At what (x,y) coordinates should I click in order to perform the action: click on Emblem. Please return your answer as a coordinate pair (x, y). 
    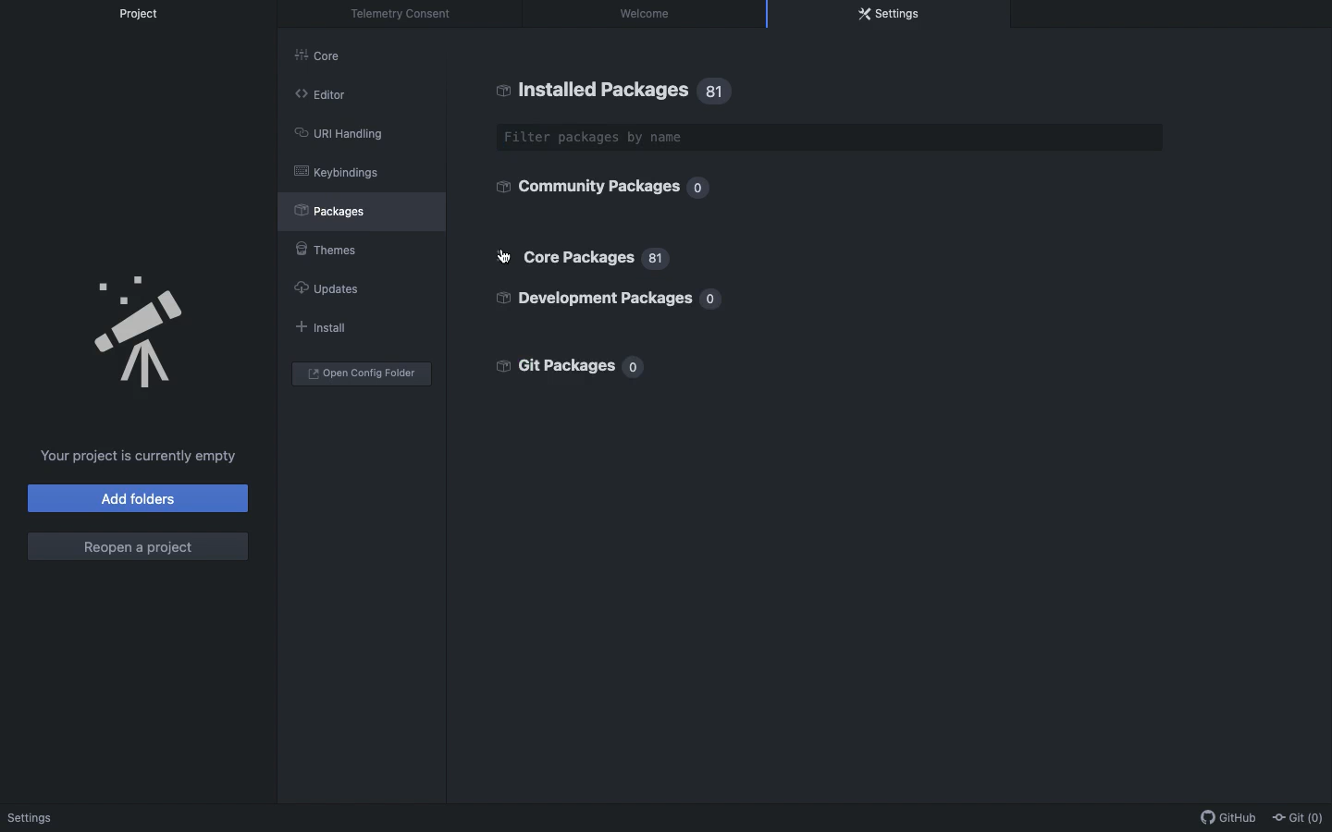
    Looking at the image, I should click on (142, 334).